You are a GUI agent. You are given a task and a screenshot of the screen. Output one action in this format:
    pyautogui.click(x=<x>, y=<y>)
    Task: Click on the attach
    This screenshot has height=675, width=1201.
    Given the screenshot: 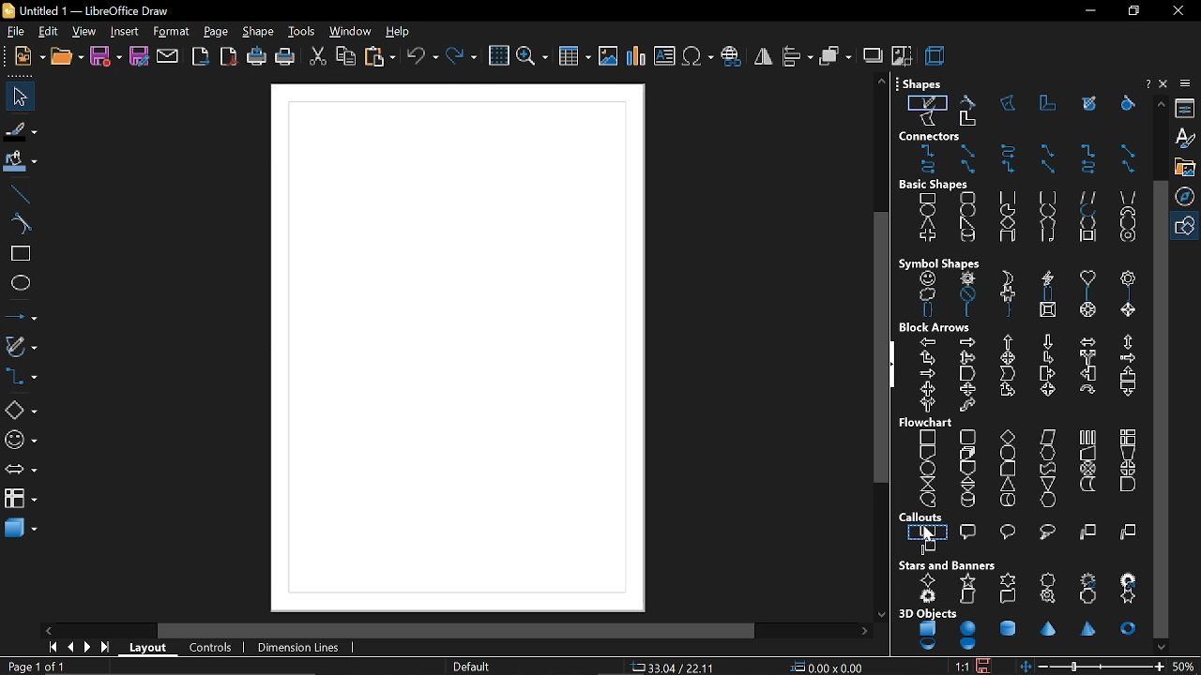 What is the action you would take?
    pyautogui.click(x=168, y=58)
    